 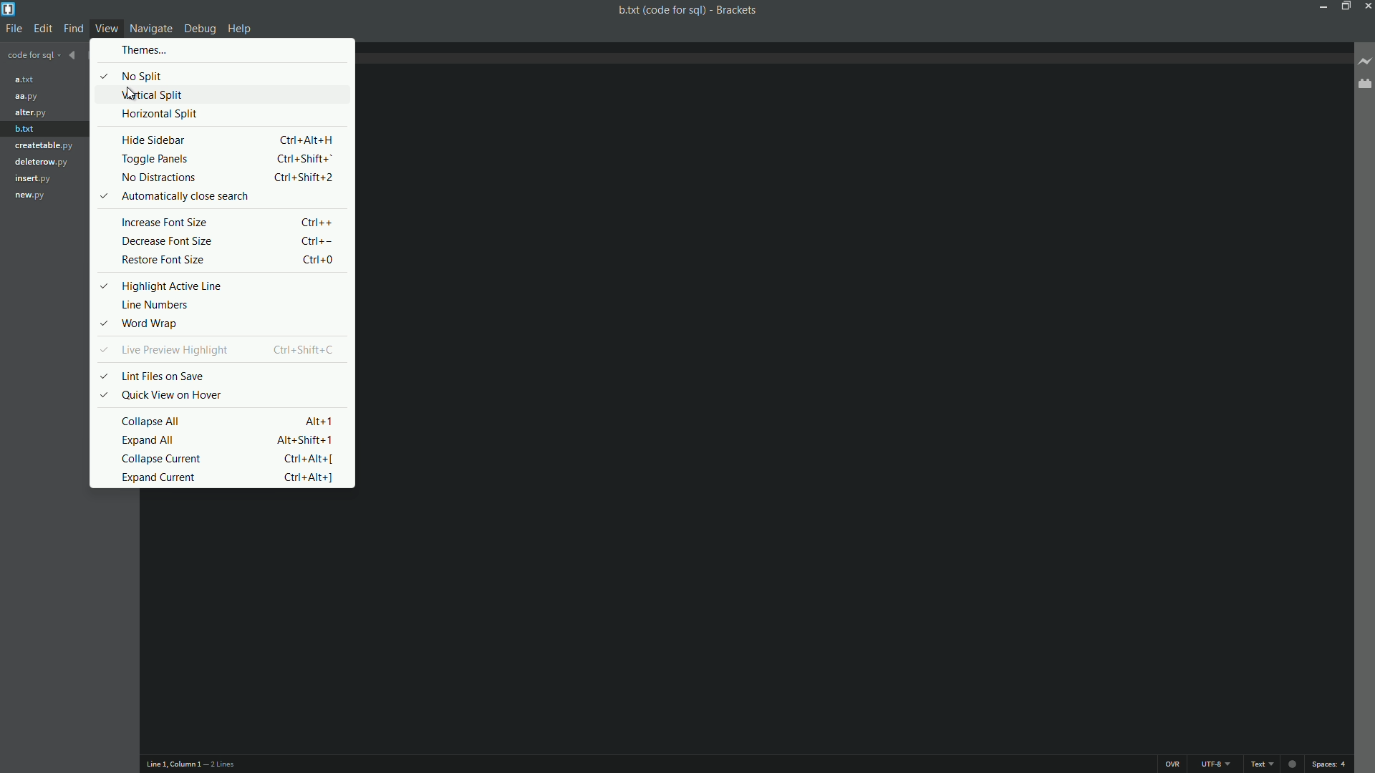 What do you see at coordinates (230, 241) in the screenshot?
I see `decrease font size` at bounding box center [230, 241].